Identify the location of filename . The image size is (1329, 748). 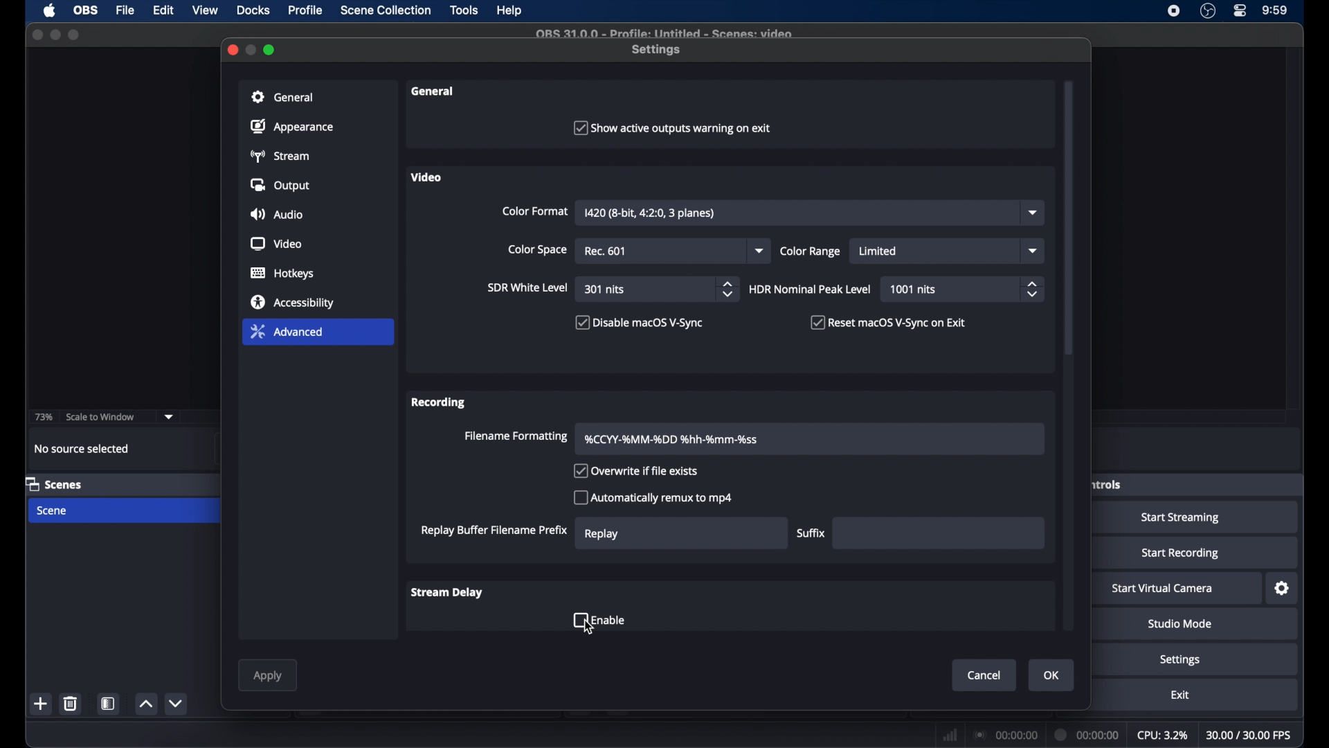
(671, 440).